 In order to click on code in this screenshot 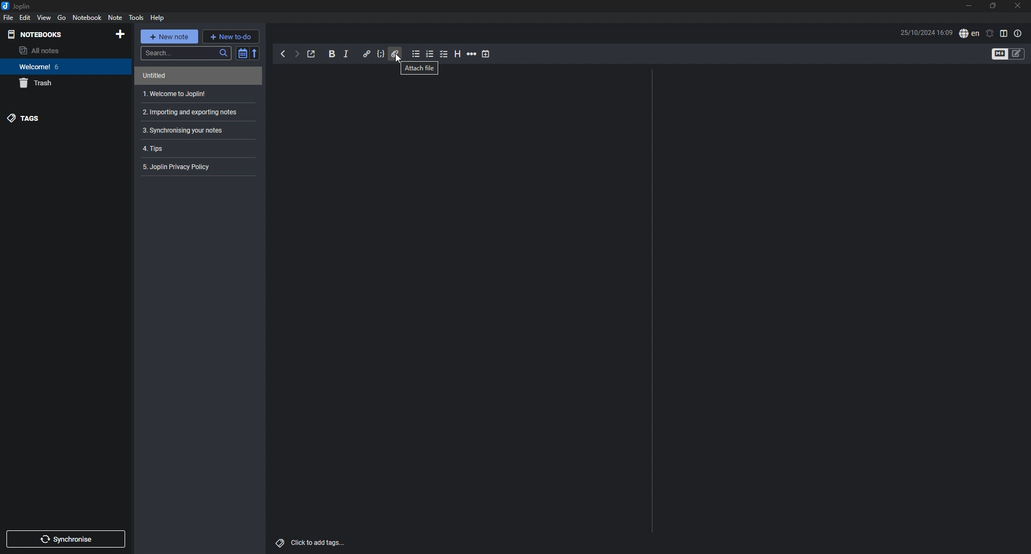, I will do `click(381, 54)`.